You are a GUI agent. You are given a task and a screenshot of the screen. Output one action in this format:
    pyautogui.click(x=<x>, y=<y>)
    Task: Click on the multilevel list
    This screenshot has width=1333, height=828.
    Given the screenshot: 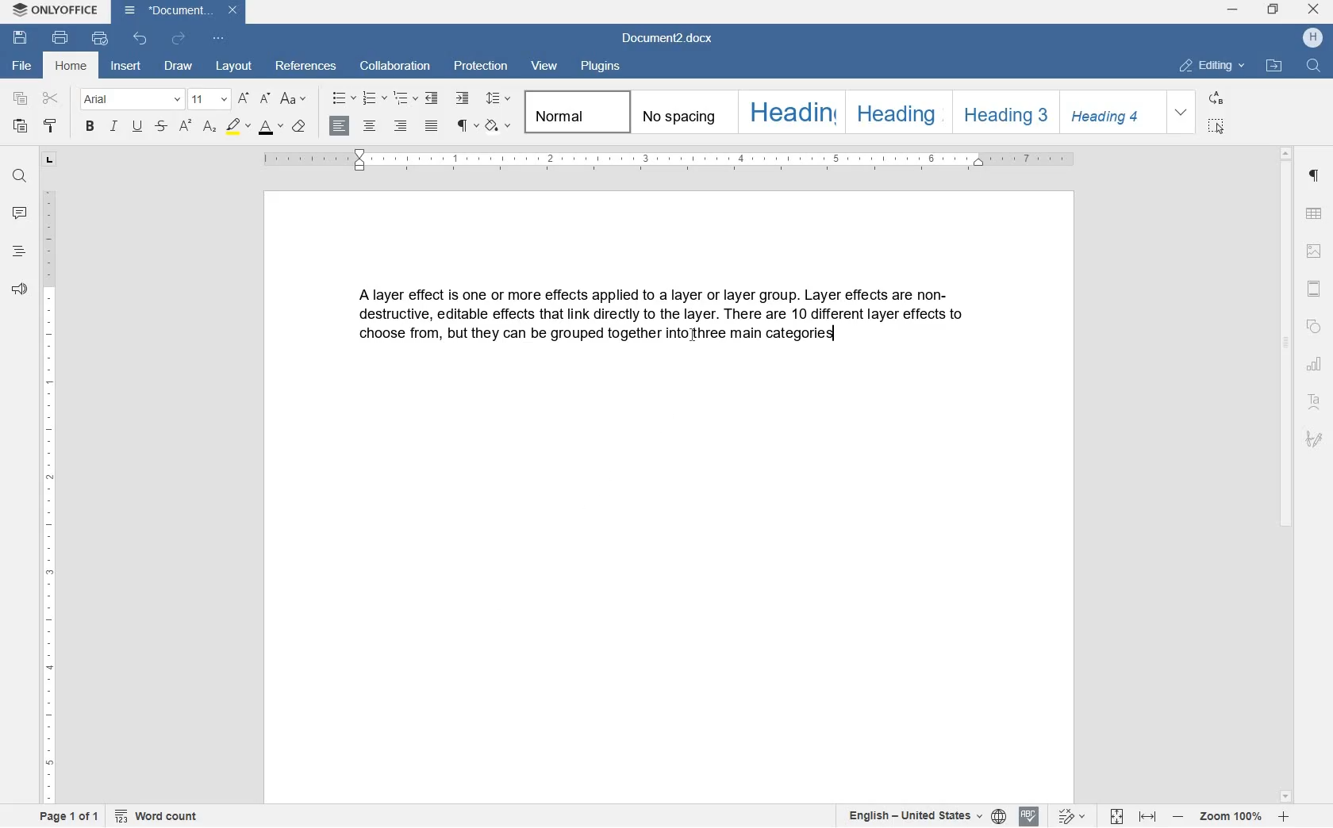 What is the action you would take?
    pyautogui.click(x=404, y=98)
    